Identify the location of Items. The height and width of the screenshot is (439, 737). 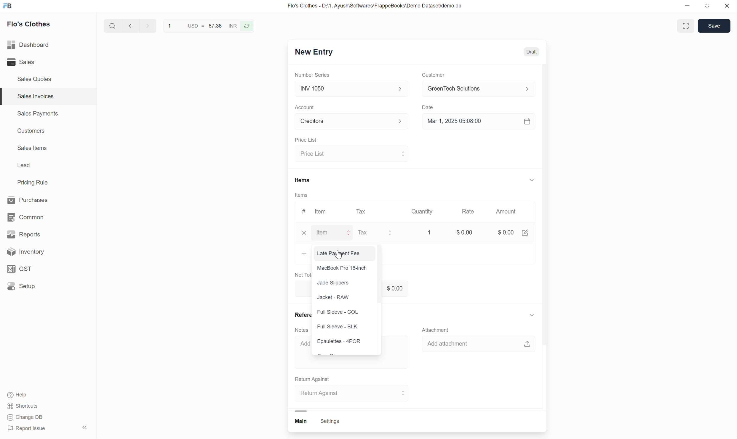
(301, 196).